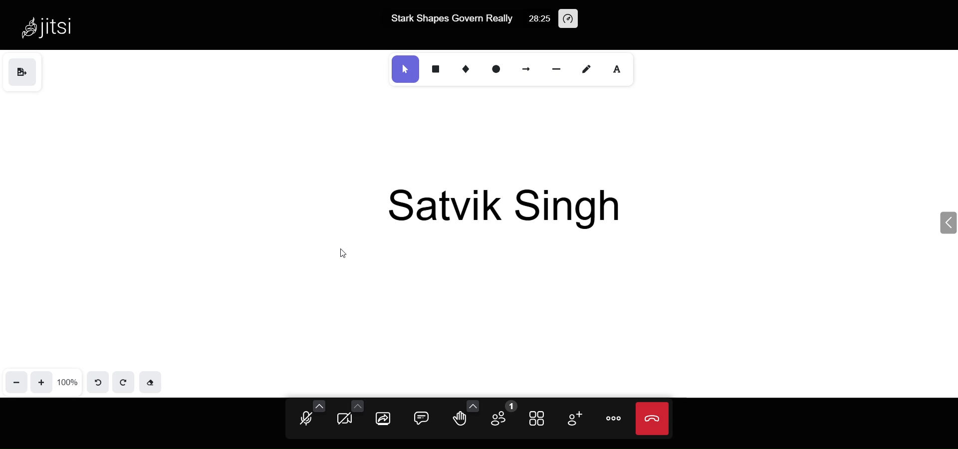 The width and height of the screenshot is (958, 449). I want to click on 100%, so click(68, 382).